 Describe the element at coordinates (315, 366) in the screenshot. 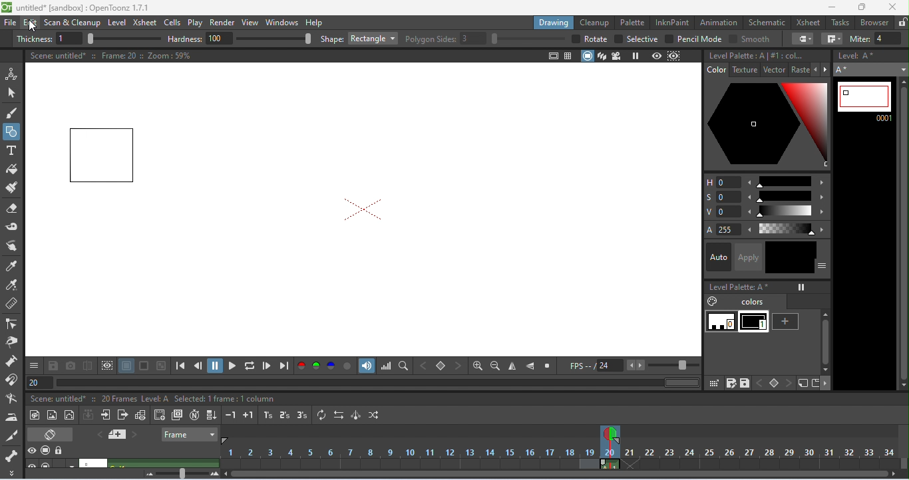

I see `green channel` at that location.